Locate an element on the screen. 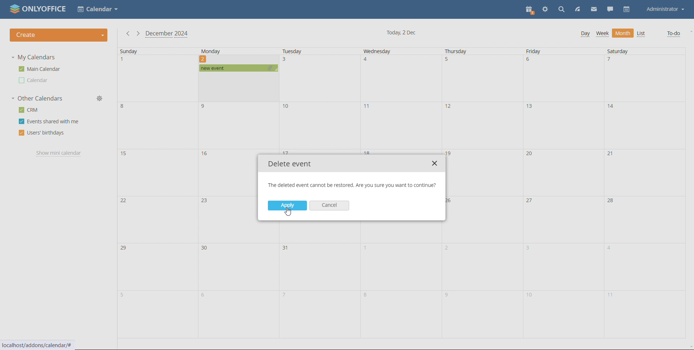 The image size is (694, 350). settings is located at coordinates (545, 10).